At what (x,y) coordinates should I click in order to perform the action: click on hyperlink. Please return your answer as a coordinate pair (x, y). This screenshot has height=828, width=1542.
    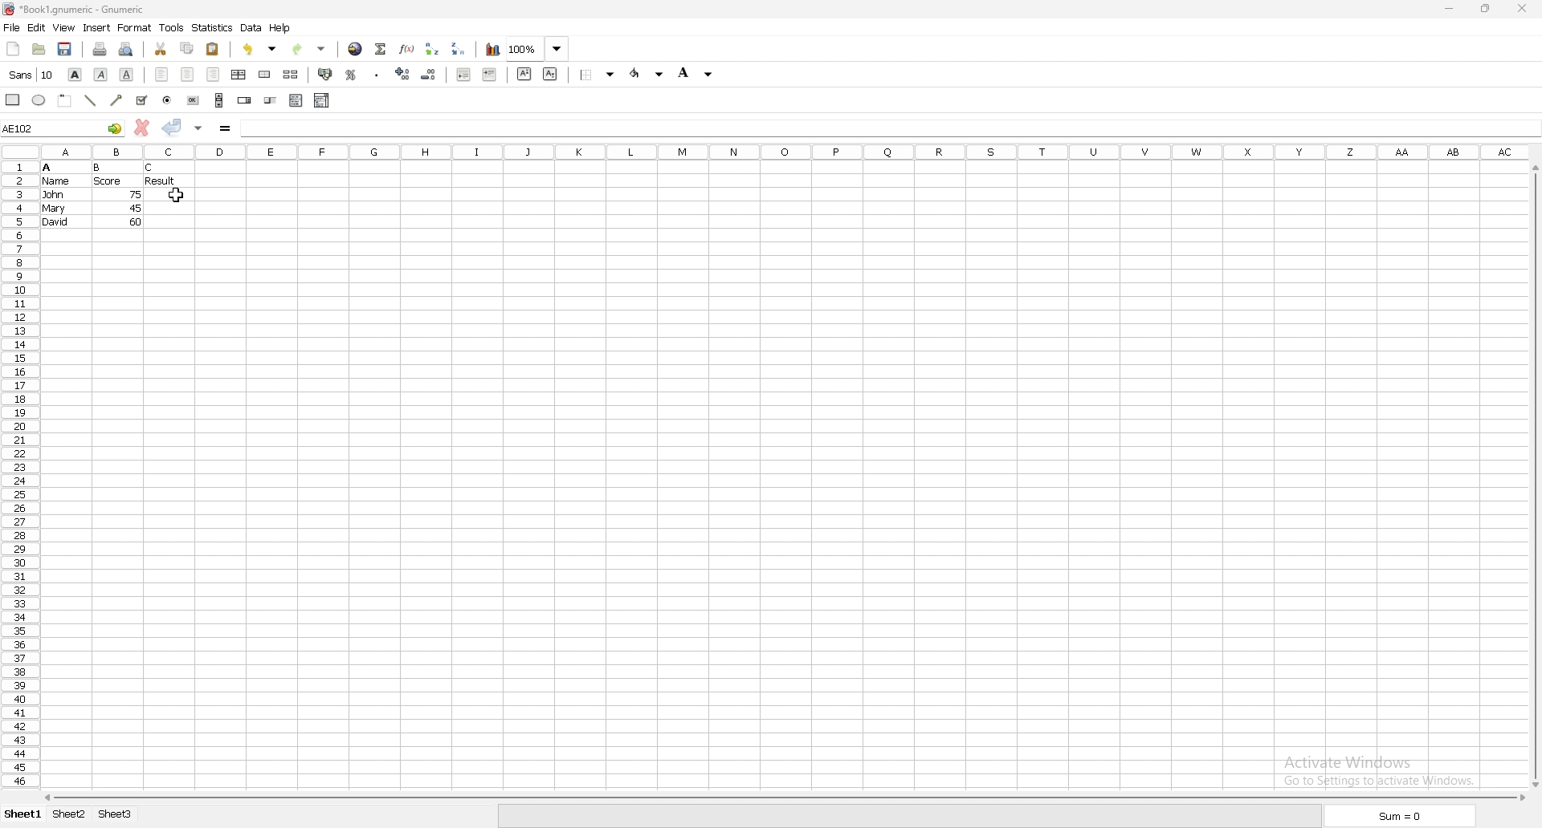
    Looking at the image, I should click on (355, 50).